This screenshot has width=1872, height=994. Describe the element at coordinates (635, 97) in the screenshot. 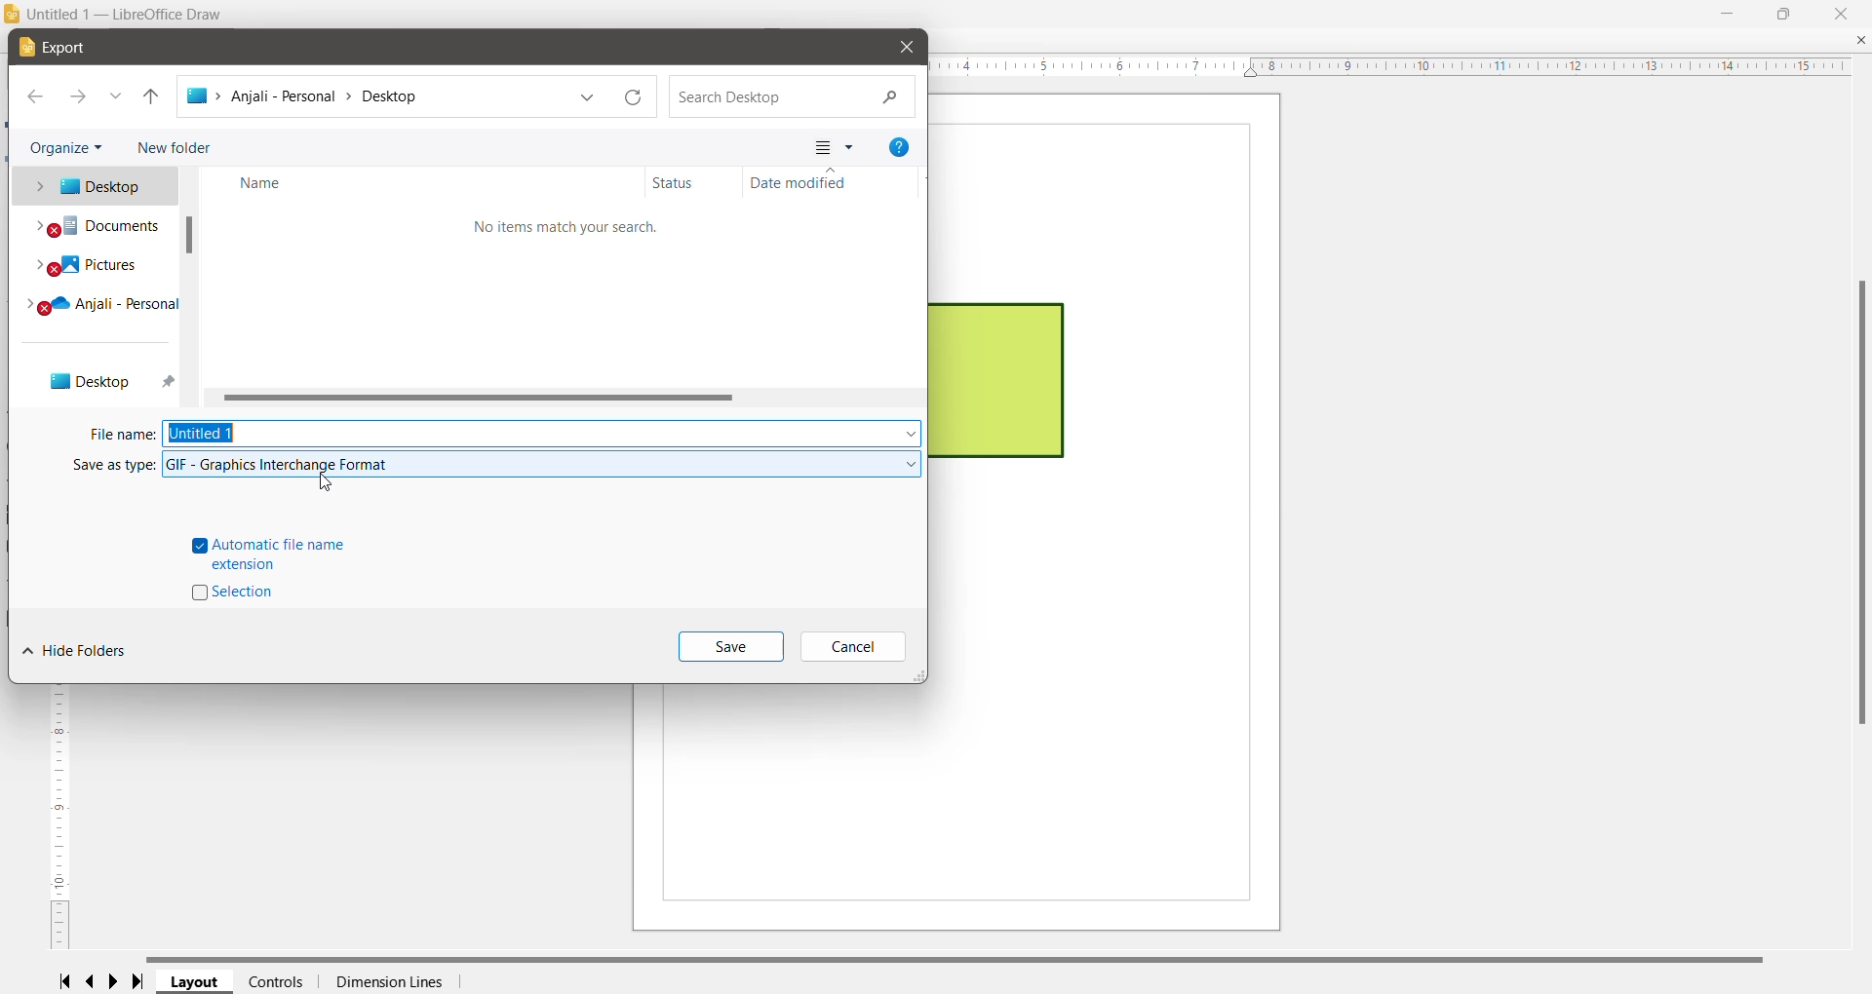

I see `Refresh current path` at that location.